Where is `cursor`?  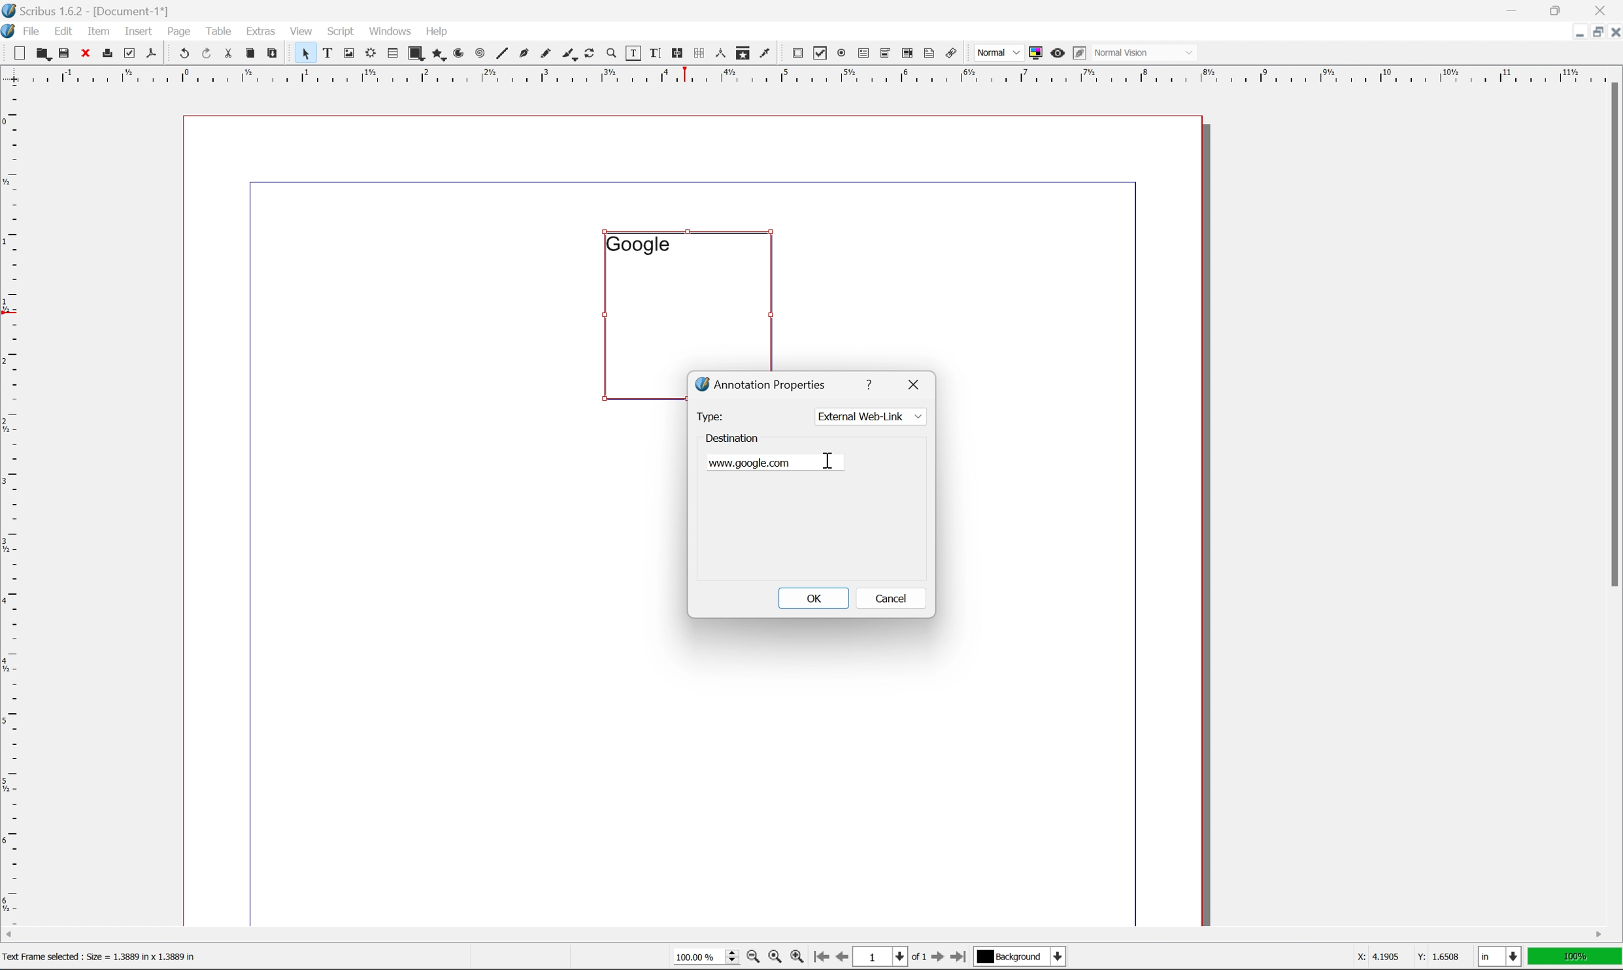
cursor is located at coordinates (830, 460).